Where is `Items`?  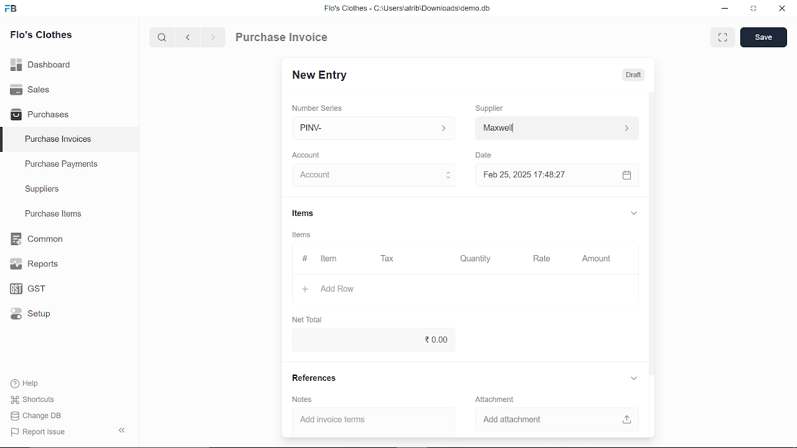
Items is located at coordinates (305, 236).